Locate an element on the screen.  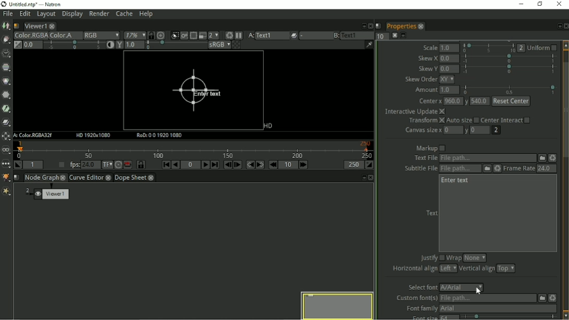
A is located at coordinates (250, 35).